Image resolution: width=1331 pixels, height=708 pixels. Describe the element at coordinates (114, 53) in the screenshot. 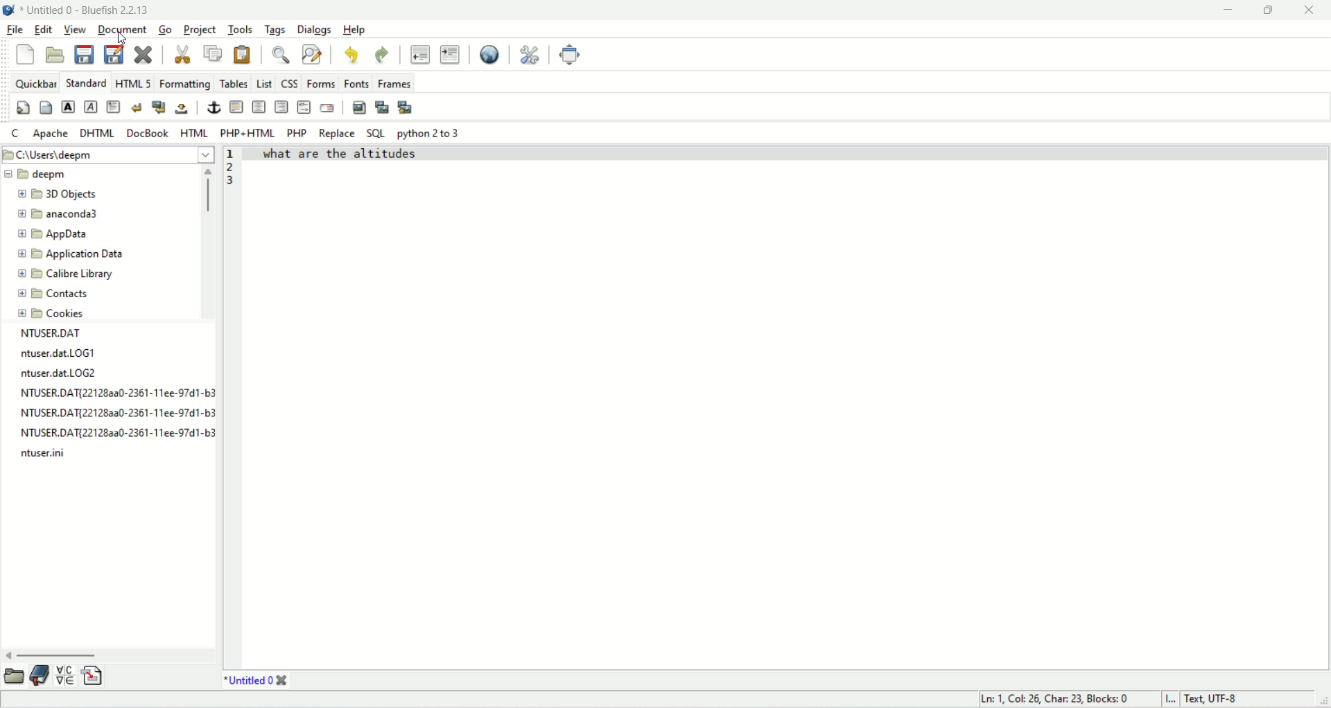

I see `save file as` at that location.